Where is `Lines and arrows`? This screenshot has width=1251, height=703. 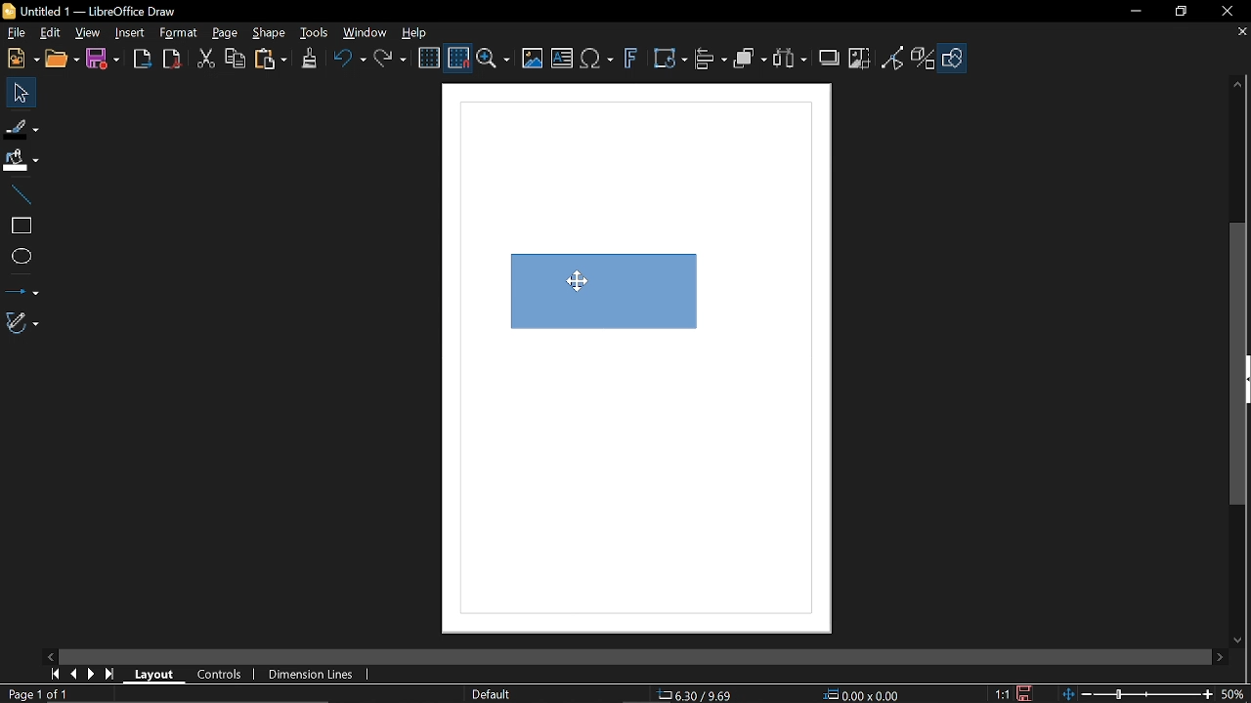 Lines and arrows is located at coordinates (21, 289).